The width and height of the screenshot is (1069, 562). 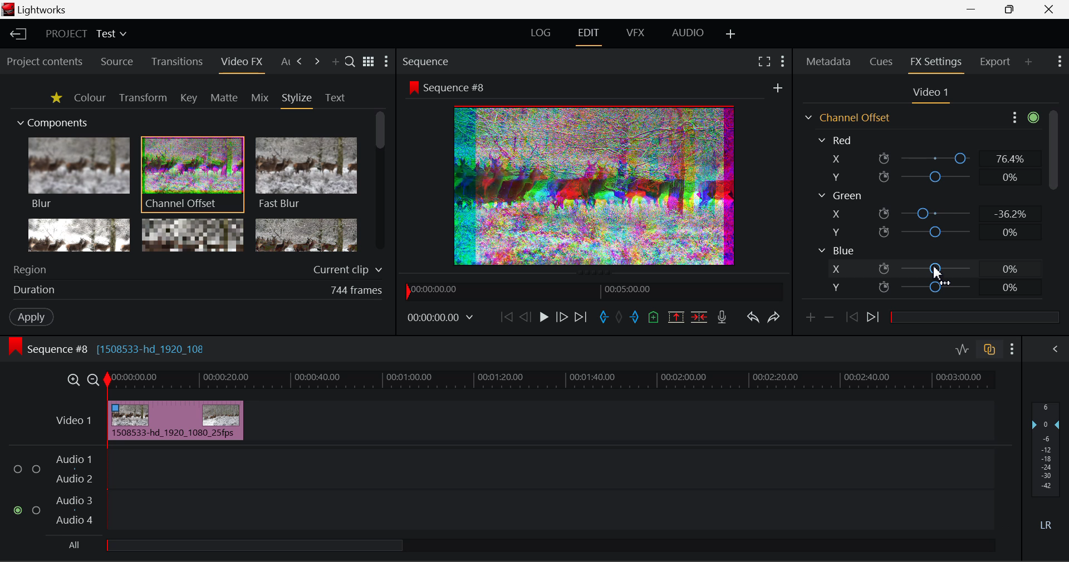 I want to click on Show Settings, so click(x=388, y=61).